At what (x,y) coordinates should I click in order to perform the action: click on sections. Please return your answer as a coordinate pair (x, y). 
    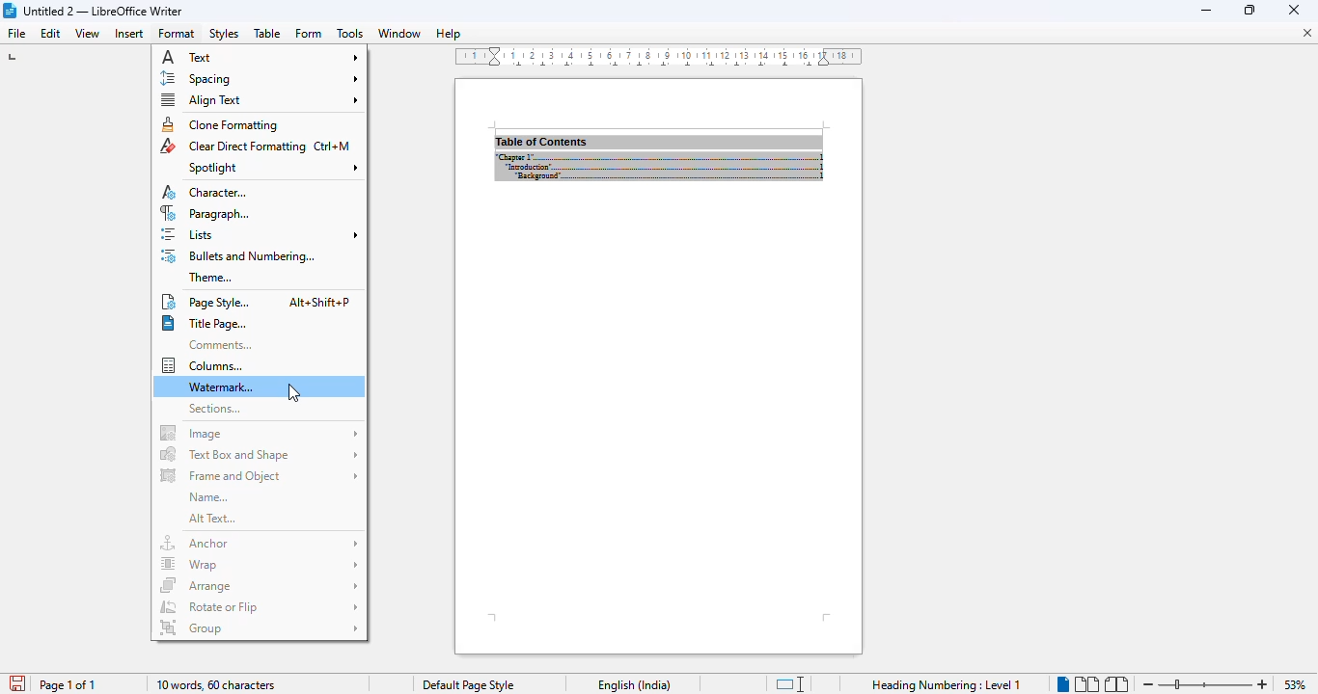
    Looking at the image, I should click on (215, 408).